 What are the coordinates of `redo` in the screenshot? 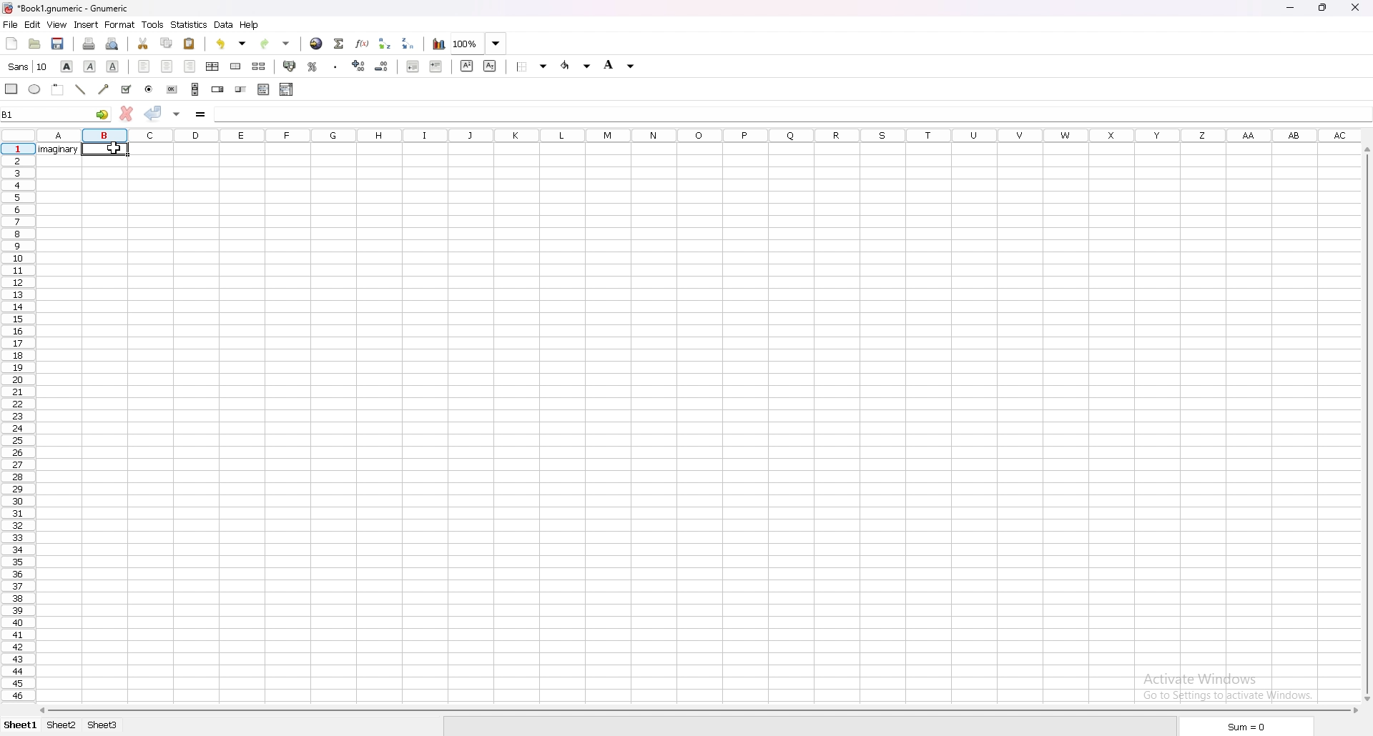 It's located at (275, 44).